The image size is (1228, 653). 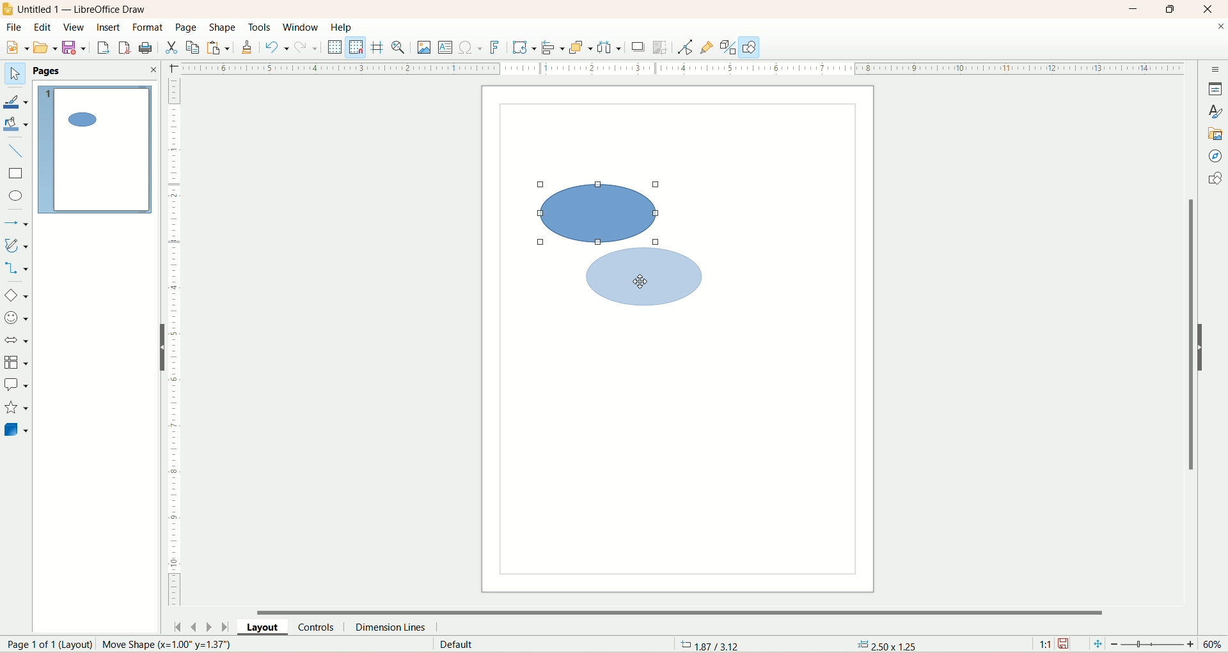 I want to click on curve and polygon, so click(x=16, y=245).